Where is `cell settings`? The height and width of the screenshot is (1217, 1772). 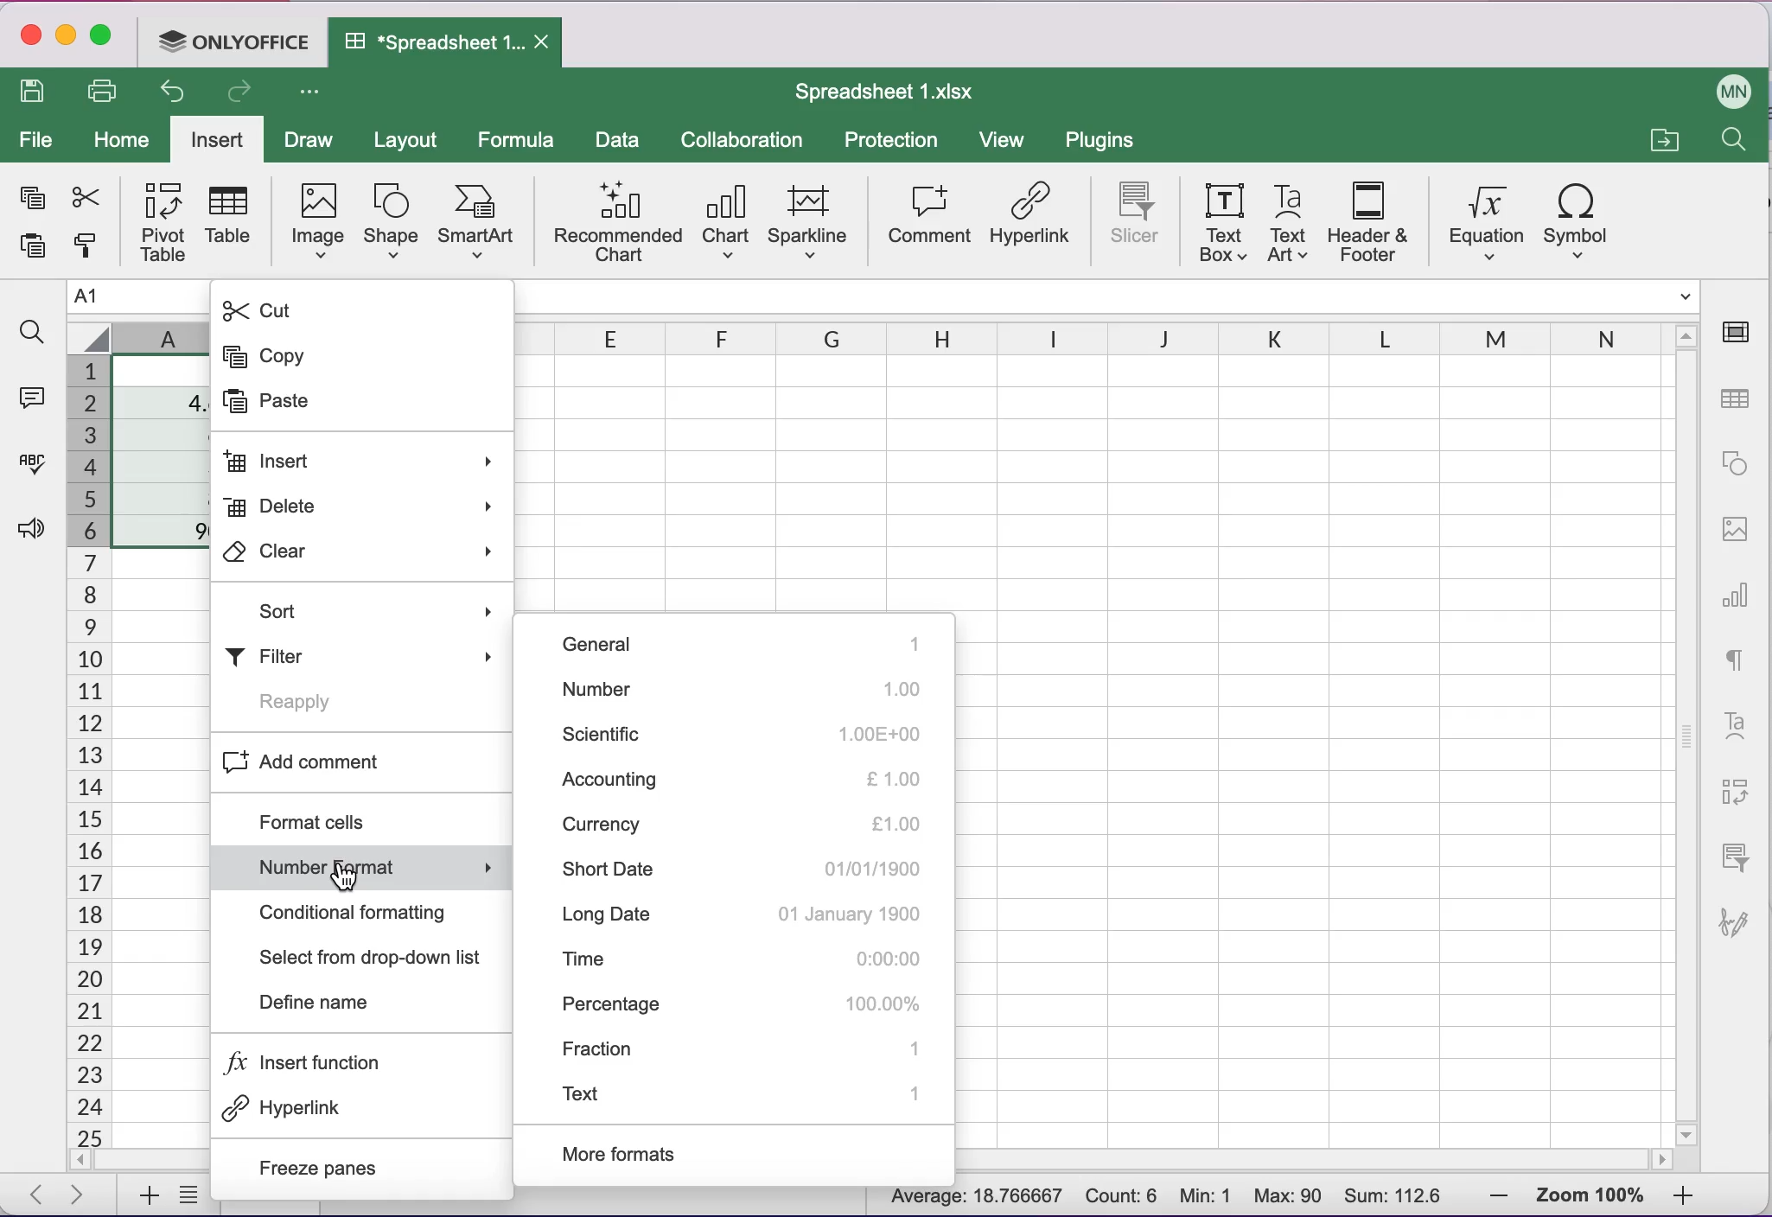 cell settings is located at coordinates (1740, 334).